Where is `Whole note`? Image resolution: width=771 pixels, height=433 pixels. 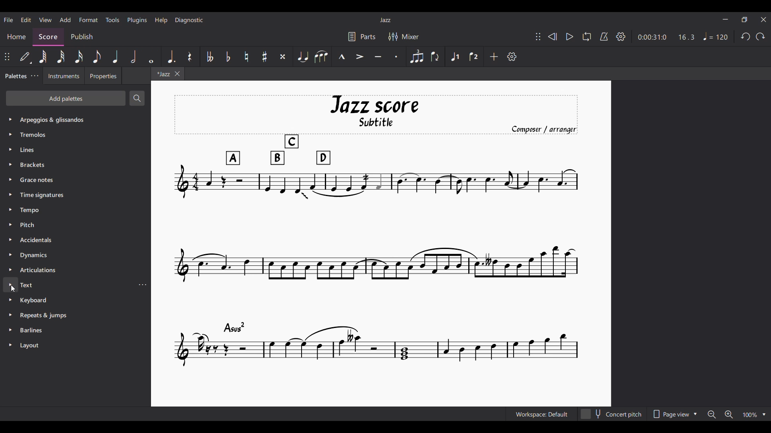
Whole note is located at coordinates (151, 56).